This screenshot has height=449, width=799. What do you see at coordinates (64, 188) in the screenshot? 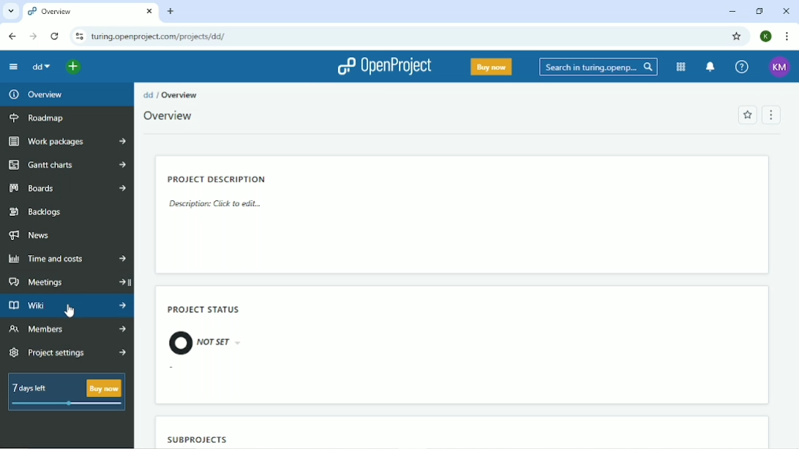
I see `Boards` at bounding box center [64, 188].